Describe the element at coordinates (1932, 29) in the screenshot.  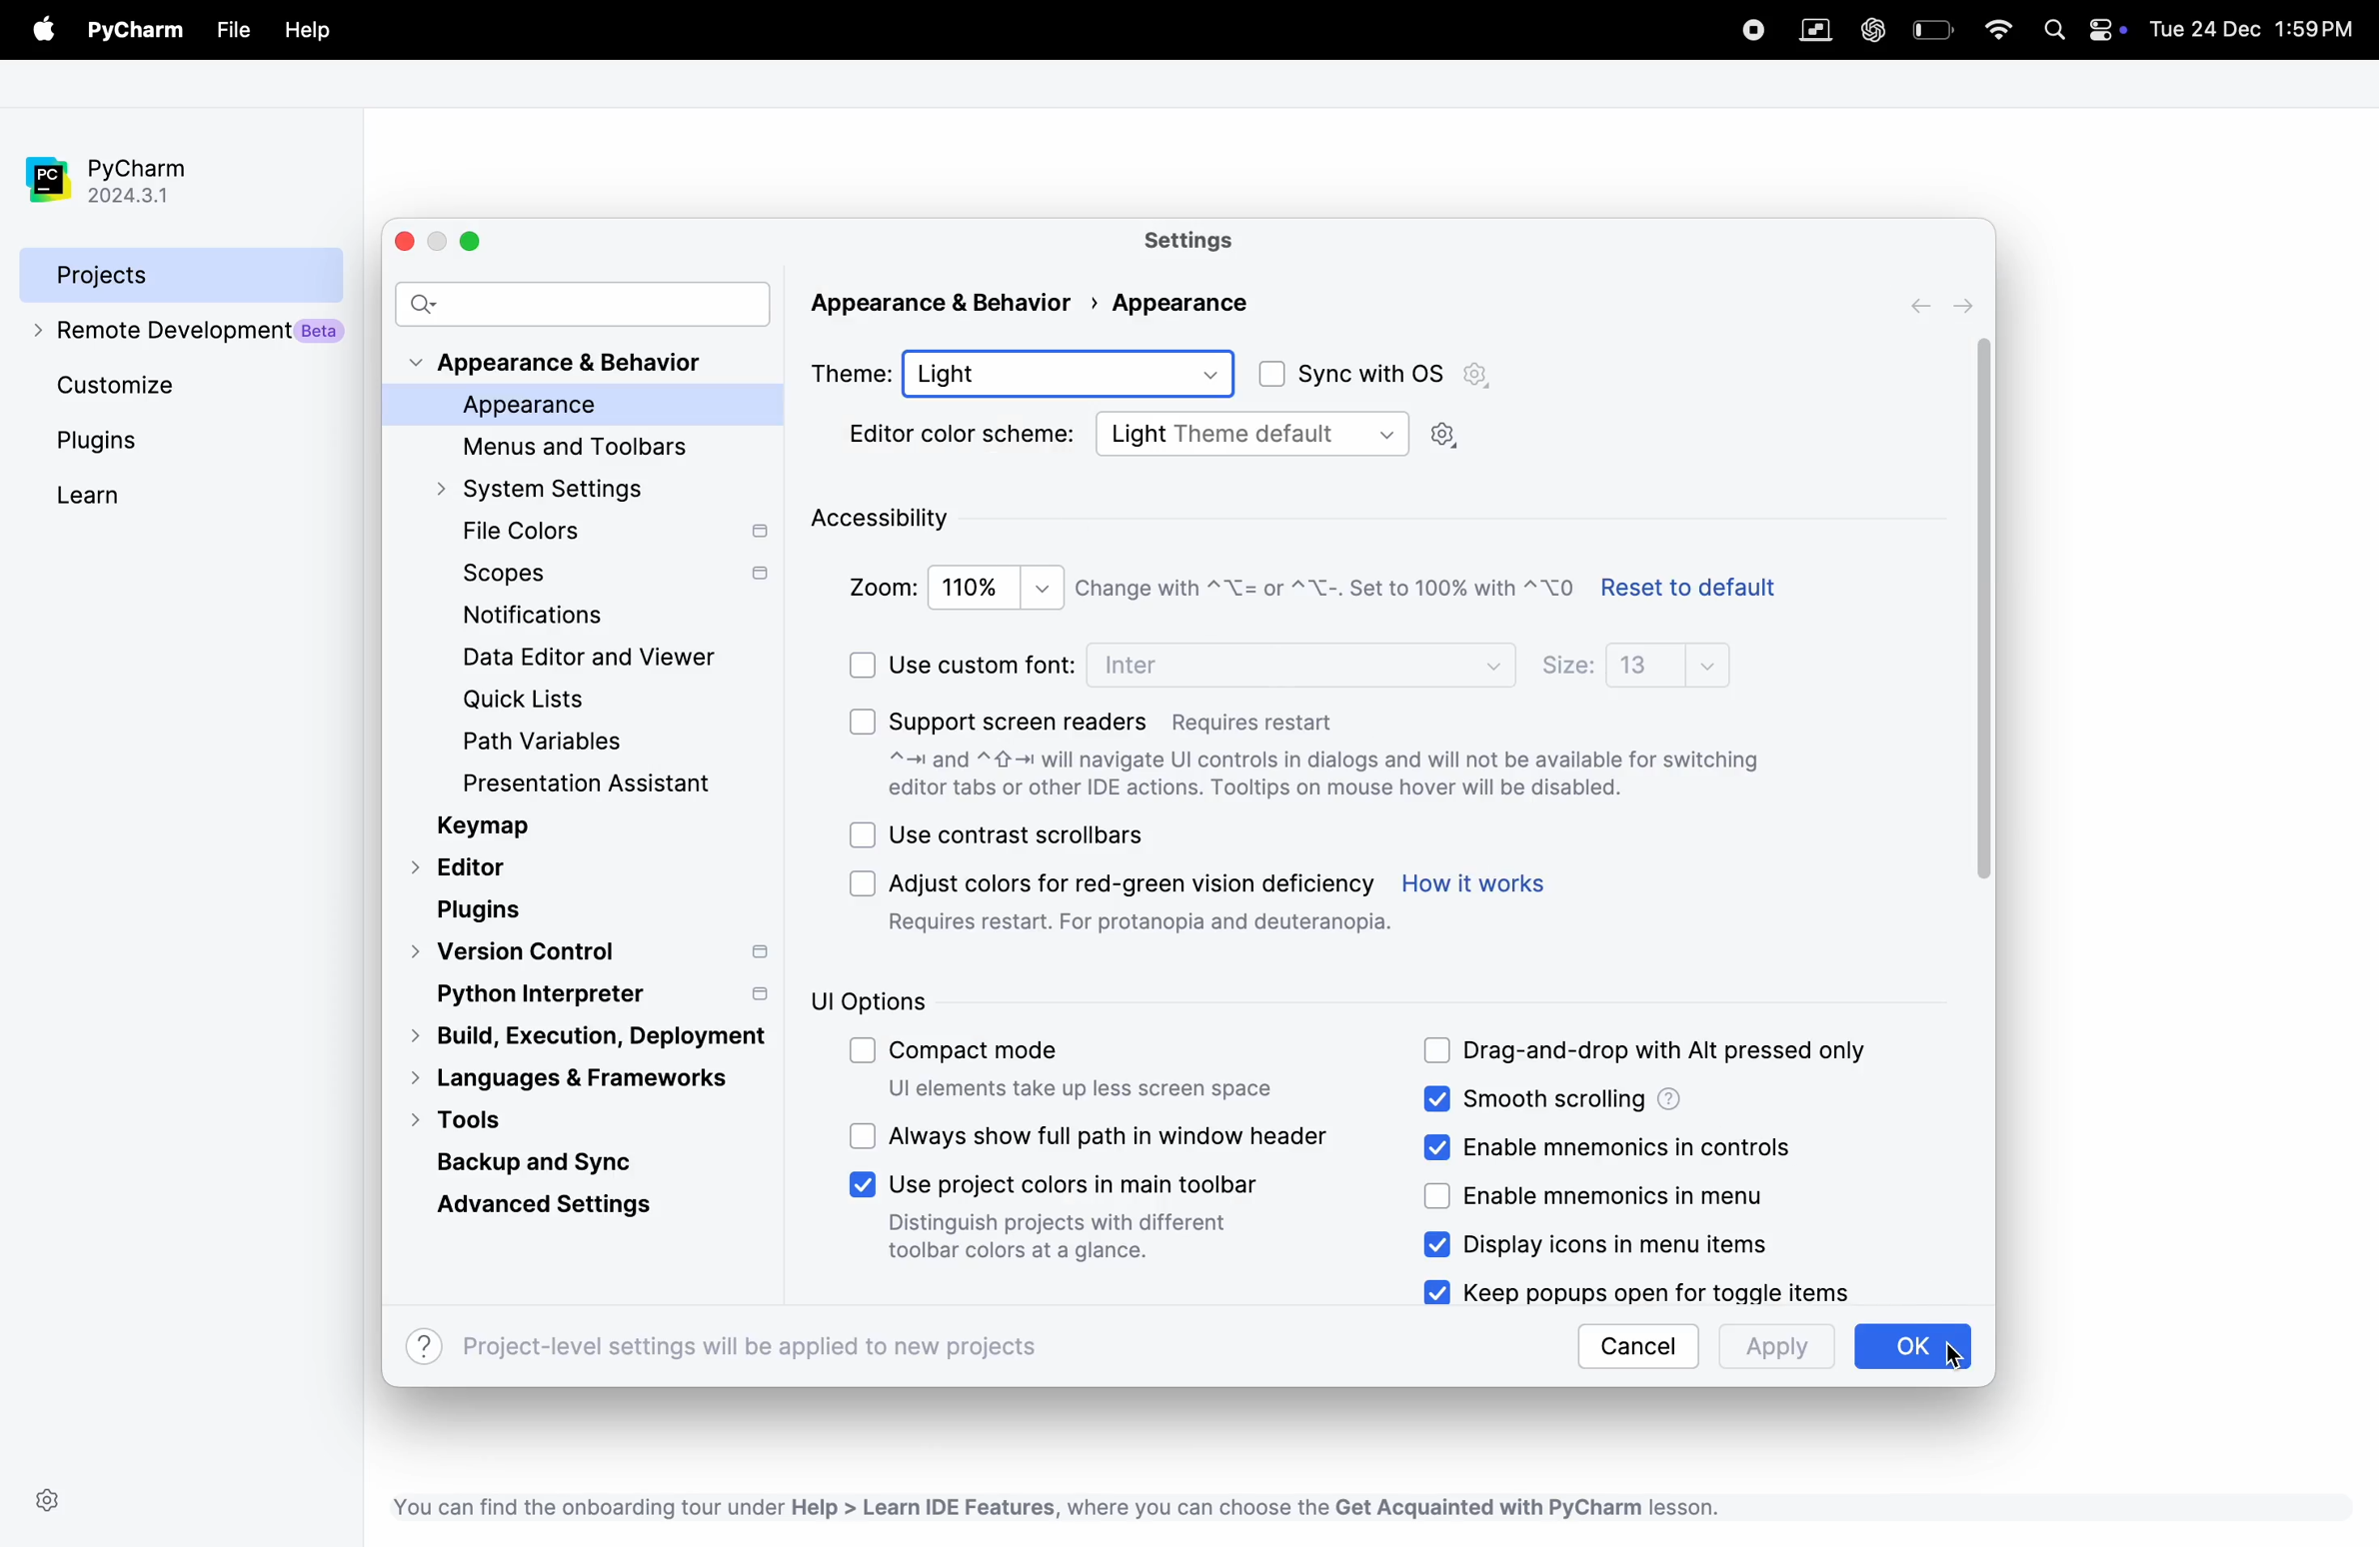
I see `battery` at that location.